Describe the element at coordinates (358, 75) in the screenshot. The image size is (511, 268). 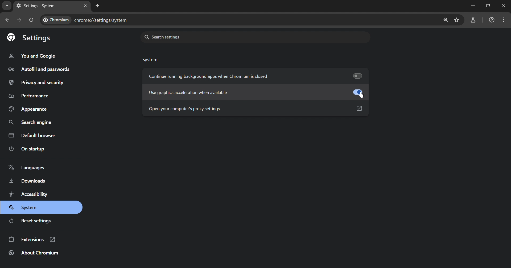
I see `toggle` at that location.